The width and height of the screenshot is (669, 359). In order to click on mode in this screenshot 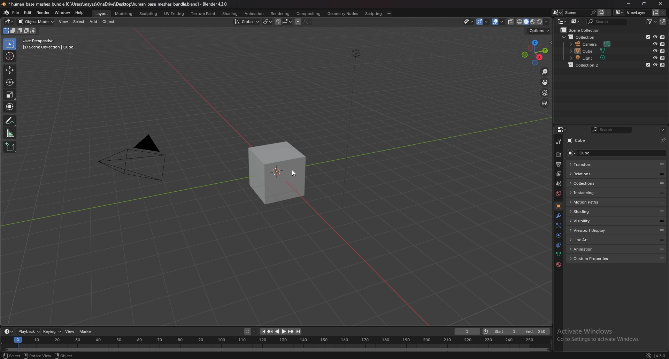, I will do `click(20, 31)`.